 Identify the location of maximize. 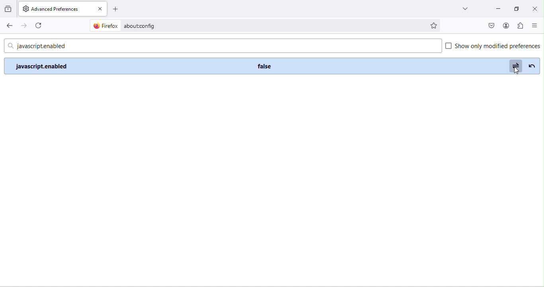
(518, 9).